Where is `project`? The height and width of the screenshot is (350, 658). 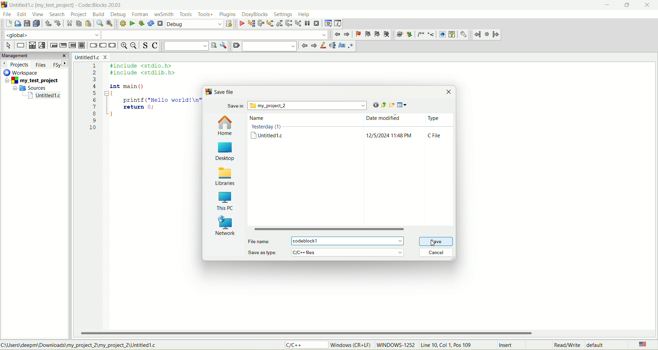 project is located at coordinates (33, 81).